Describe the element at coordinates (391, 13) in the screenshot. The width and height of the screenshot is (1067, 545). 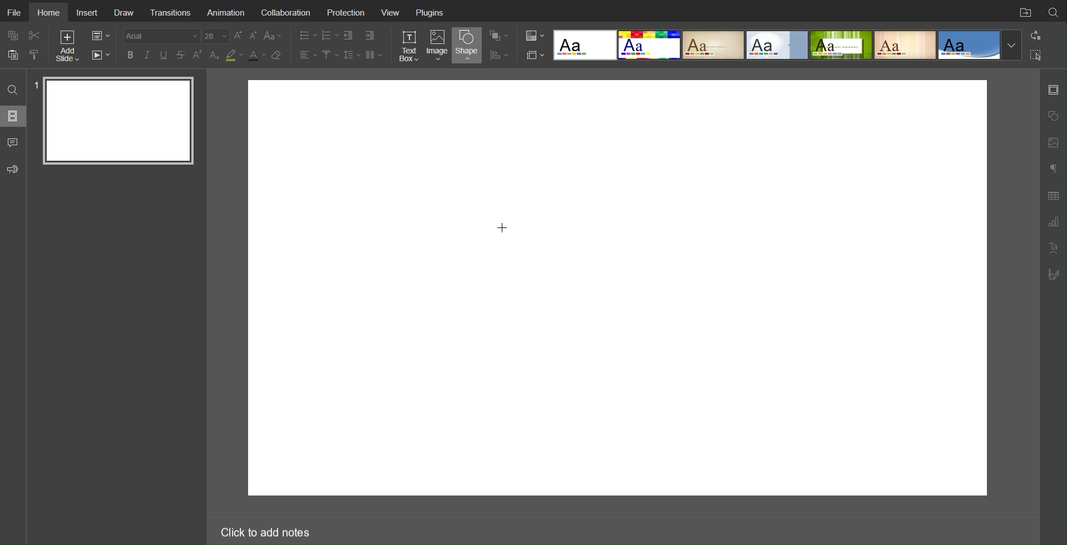
I see `View` at that location.